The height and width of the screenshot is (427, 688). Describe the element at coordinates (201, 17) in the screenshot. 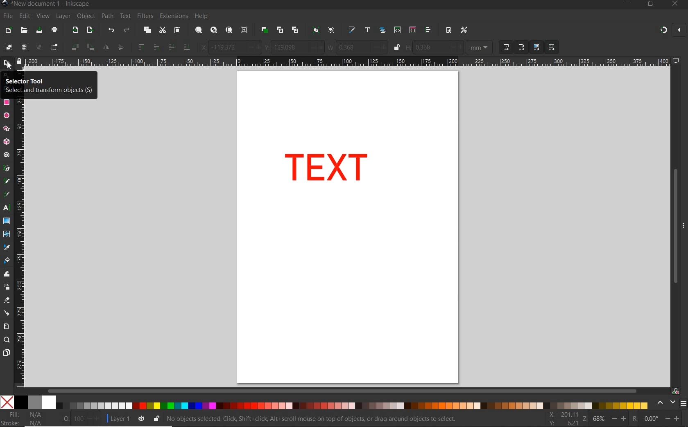

I see `HELP` at that location.